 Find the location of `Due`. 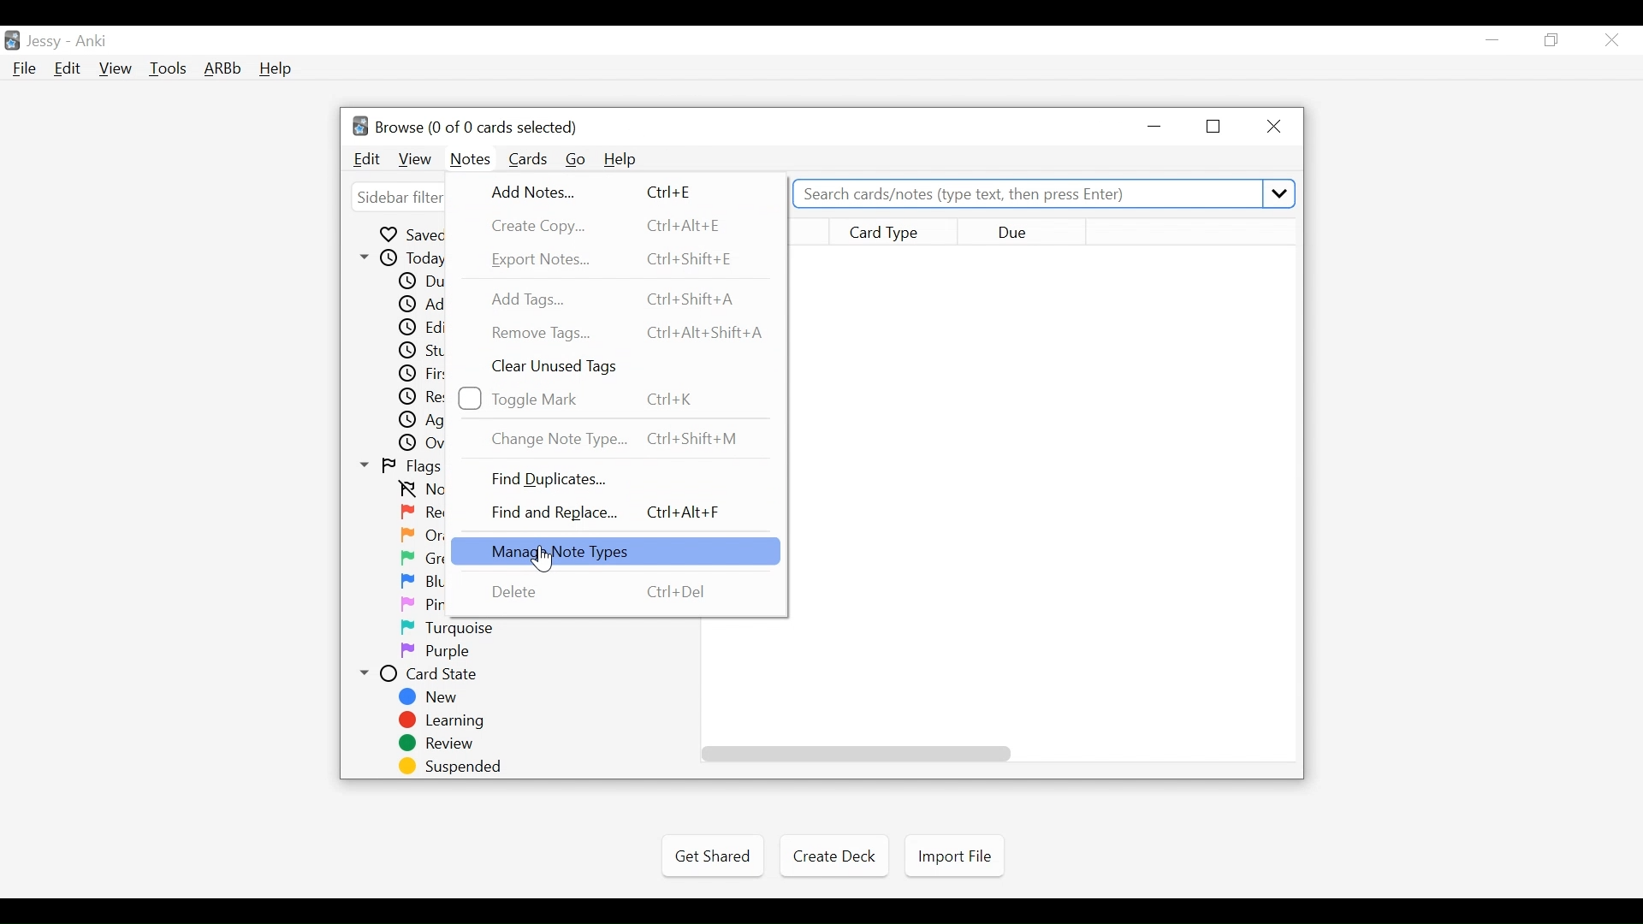

Due is located at coordinates (419, 281).